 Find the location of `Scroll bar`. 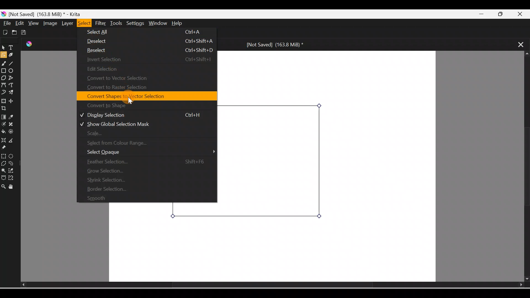

Scroll bar is located at coordinates (264, 285).